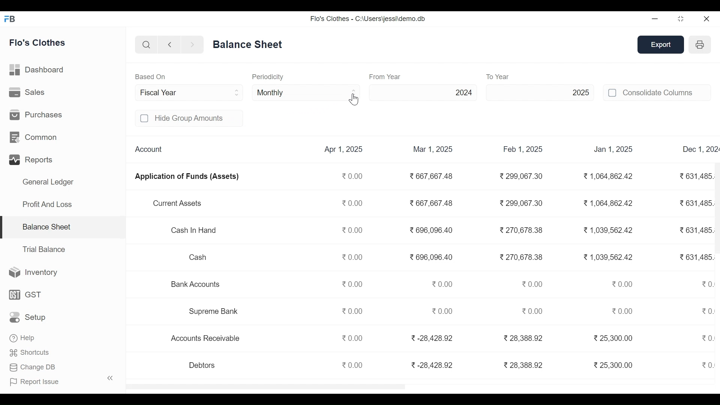  Describe the element at coordinates (399, 312) in the screenshot. I see `Supreme Bank % 0.00 % 0.00 % 0.00 % 0.00` at that location.